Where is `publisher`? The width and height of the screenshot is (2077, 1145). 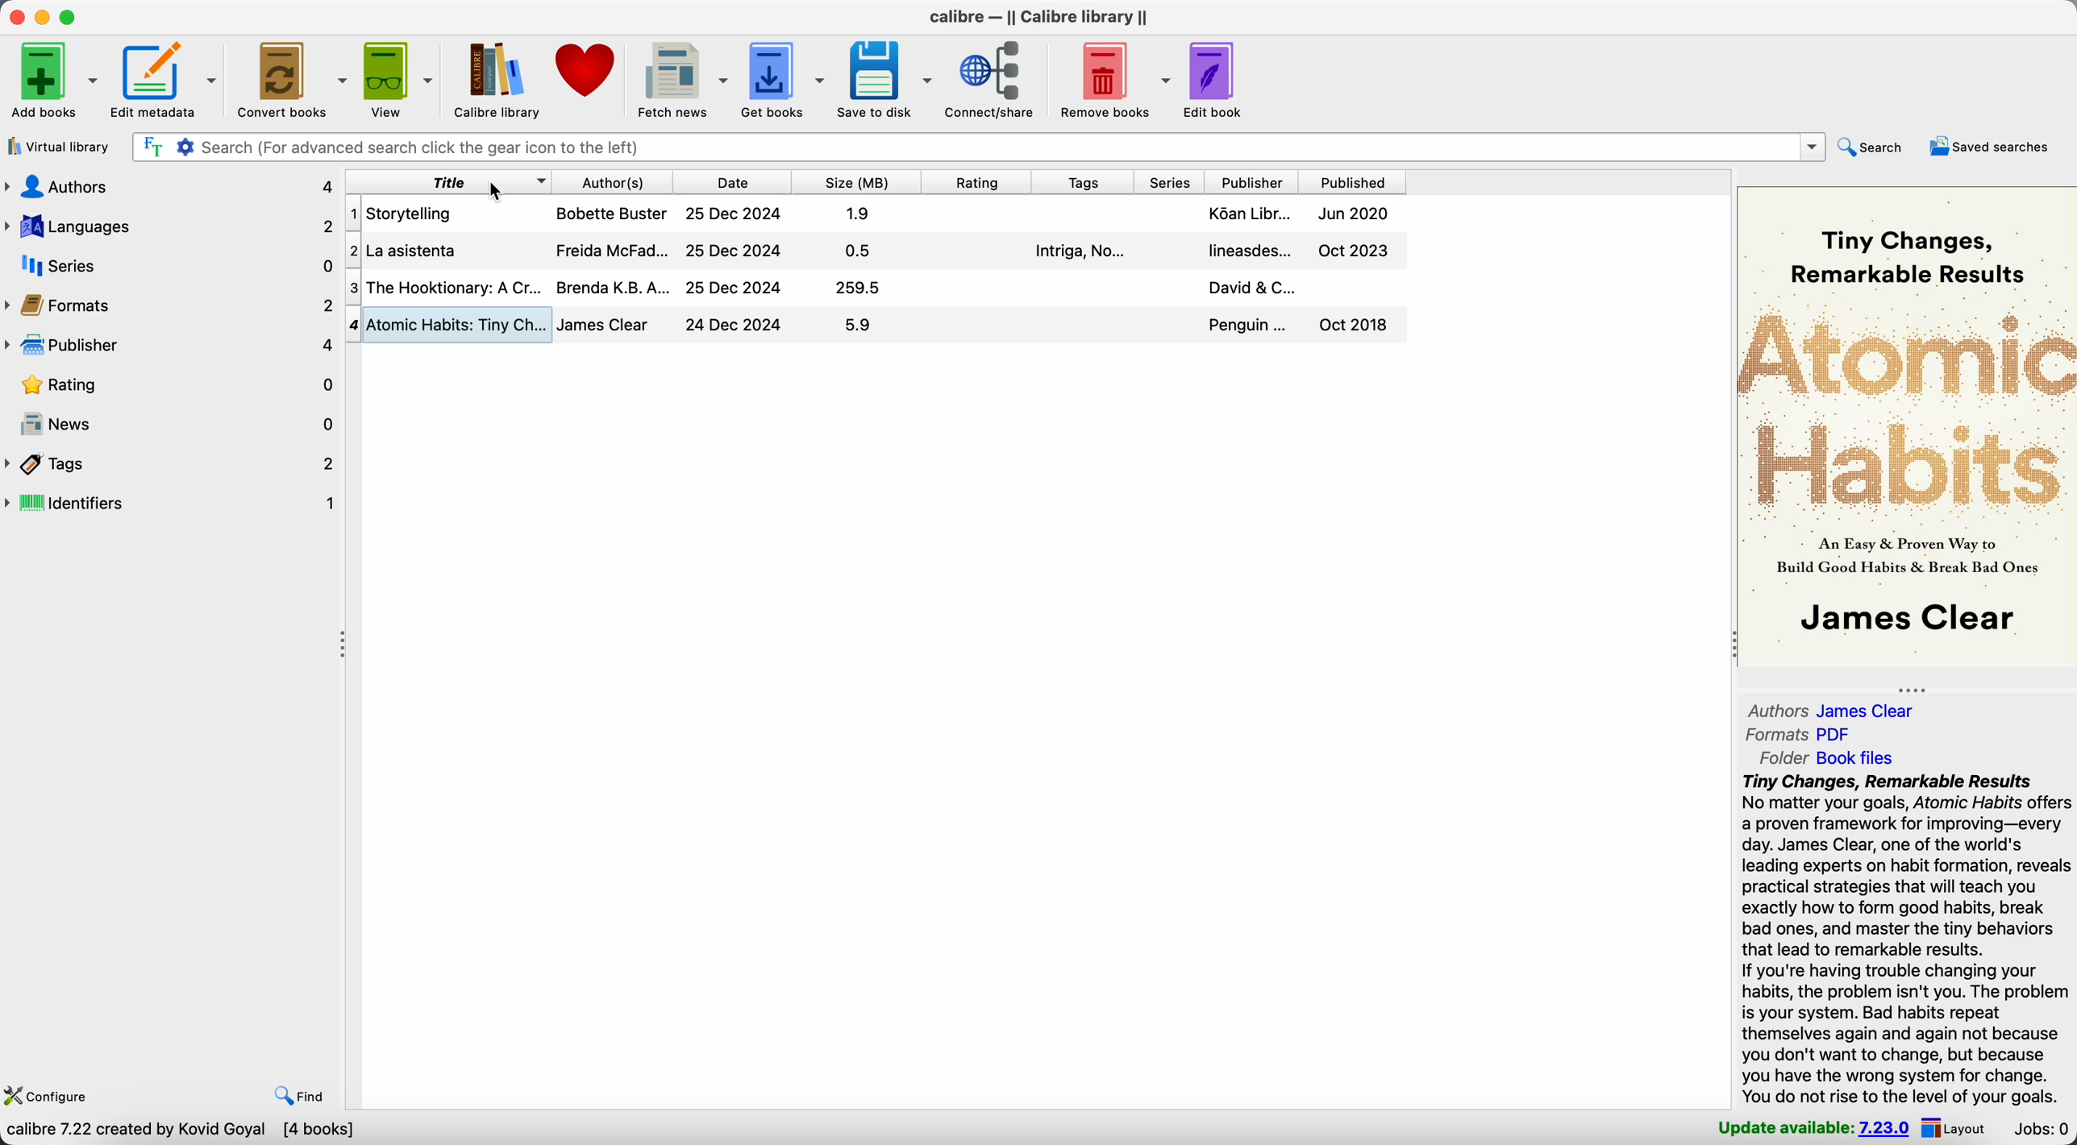 publisher is located at coordinates (170, 348).